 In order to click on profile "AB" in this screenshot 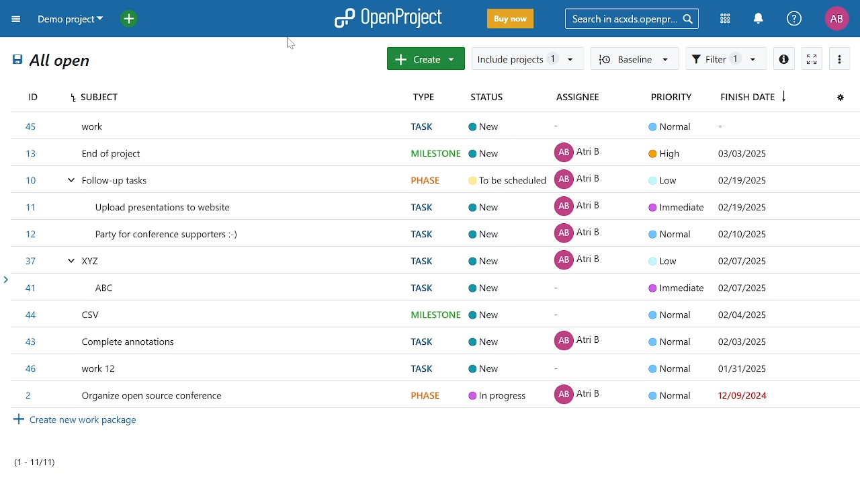, I will do `click(837, 19)`.